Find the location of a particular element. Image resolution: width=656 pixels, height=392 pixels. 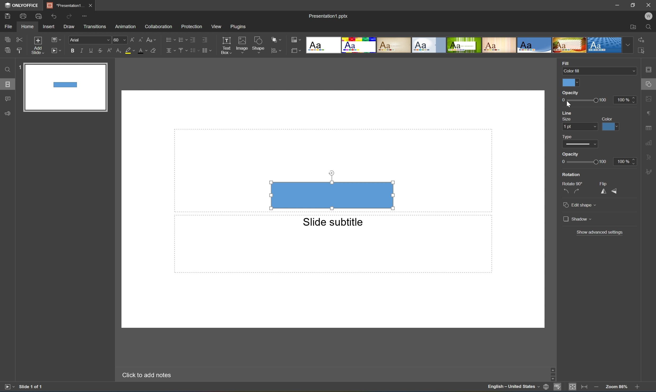

table settings is located at coordinates (649, 127).